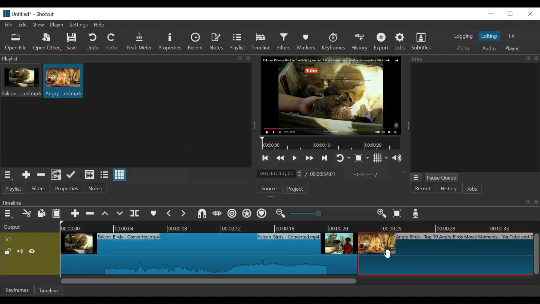 The height and width of the screenshot is (304, 540). I want to click on Toggle display grid on player, so click(380, 158).